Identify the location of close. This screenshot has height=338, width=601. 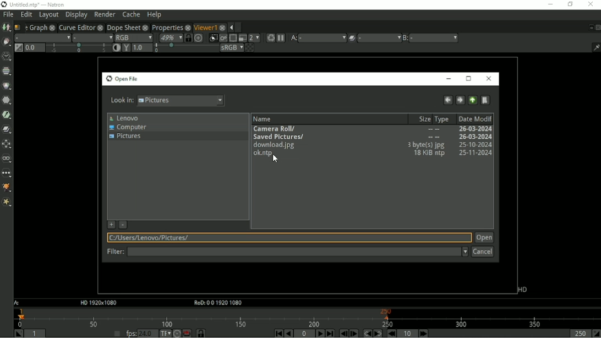
(188, 27).